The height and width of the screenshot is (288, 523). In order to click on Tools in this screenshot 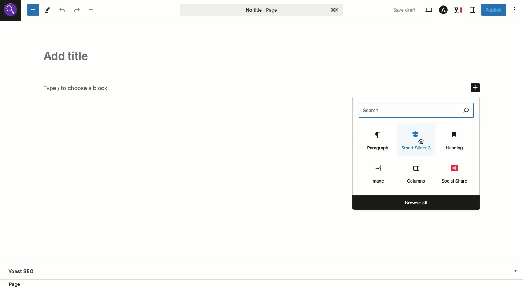, I will do `click(48, 10)`.